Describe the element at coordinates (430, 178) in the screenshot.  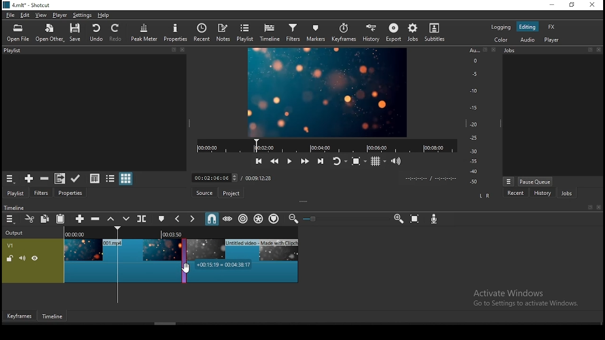
I see `time format` at that location.